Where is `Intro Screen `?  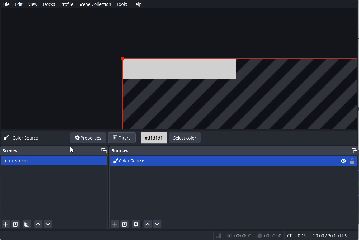 Intro Screen  is located at coordinates (53, 160).